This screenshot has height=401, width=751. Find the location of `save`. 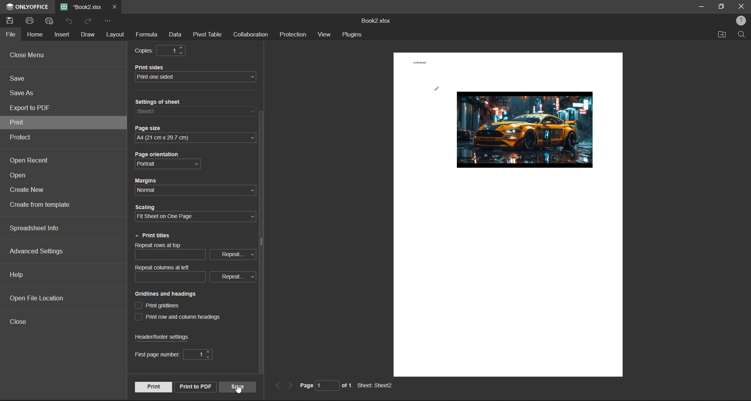

save is located at coordinates (20, 80).